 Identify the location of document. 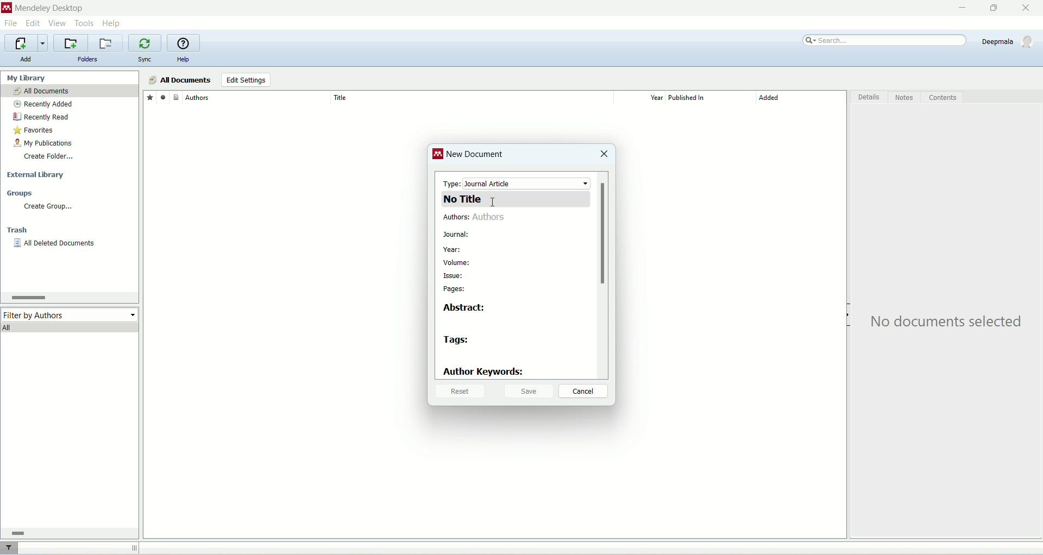
(176, 97).